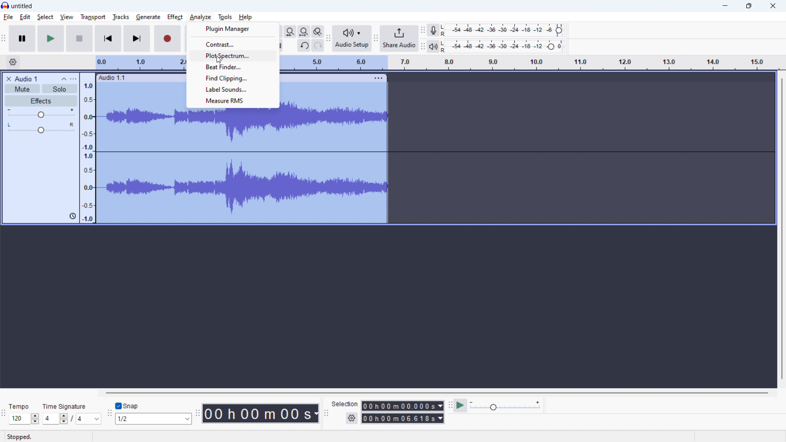 The width and height of the screenshot is (786, 442). I want to click on playback meter, so click(432, 46).